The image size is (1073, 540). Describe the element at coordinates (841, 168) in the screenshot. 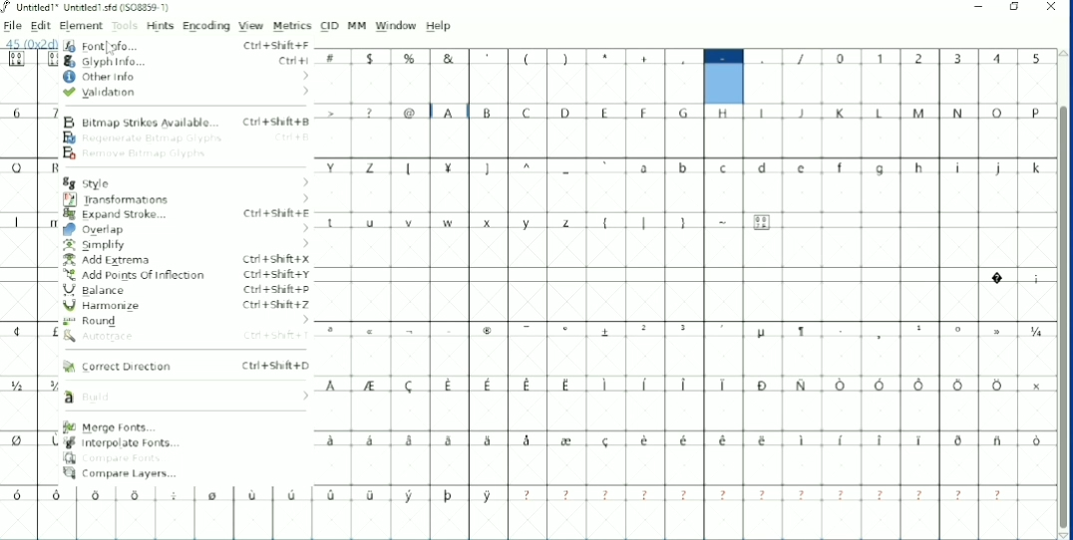

I see `Small letters` at that location.